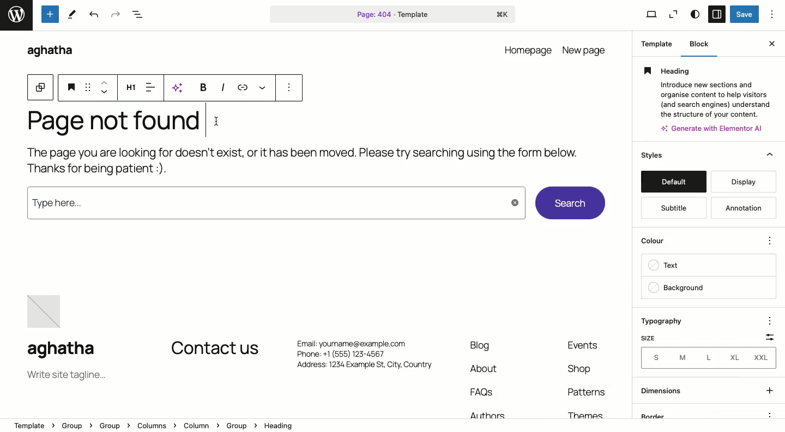  What do you see at coordinates (575, 203) in the screenshot?
I see `Search` at bounding box center [575, 203].